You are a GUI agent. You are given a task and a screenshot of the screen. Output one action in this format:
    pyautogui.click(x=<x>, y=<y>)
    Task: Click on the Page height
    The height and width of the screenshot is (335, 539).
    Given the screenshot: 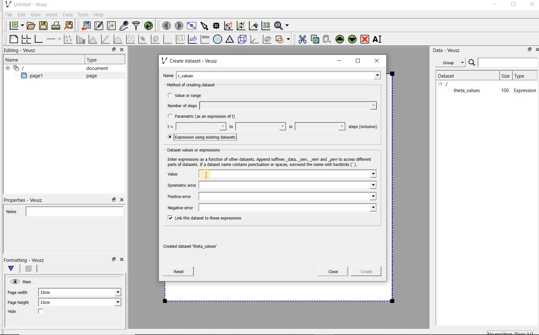 What is the action you would take?
    pyautogui.click(x=21, y=303)
    